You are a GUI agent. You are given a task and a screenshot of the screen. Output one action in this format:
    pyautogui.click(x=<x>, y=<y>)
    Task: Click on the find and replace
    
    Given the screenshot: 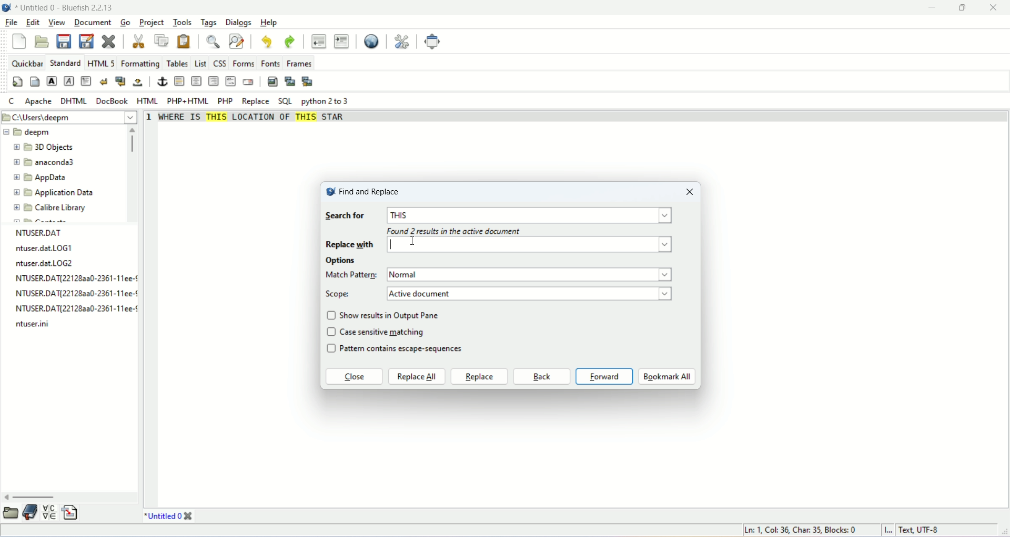 What is the action you would take?
    pyautogui.click(x=362, y=191)
    